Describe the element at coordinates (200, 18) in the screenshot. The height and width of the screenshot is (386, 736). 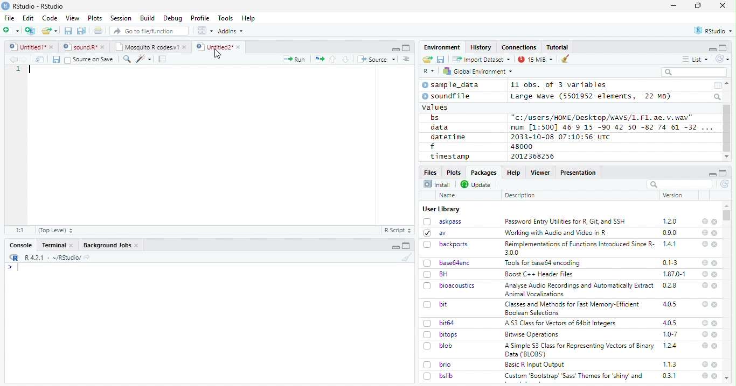
I see `Profile` at that location.